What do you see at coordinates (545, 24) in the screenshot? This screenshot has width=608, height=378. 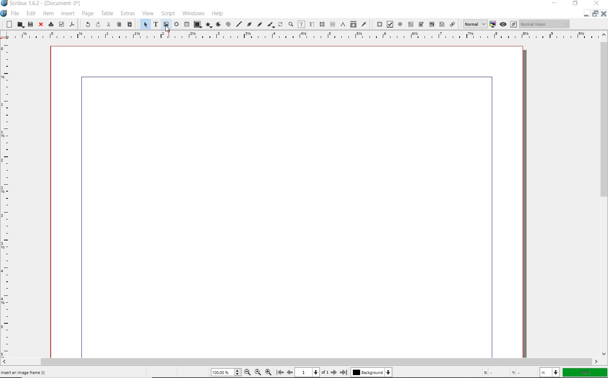 I see `visual appearance of display` at bounding box center [545, 24].